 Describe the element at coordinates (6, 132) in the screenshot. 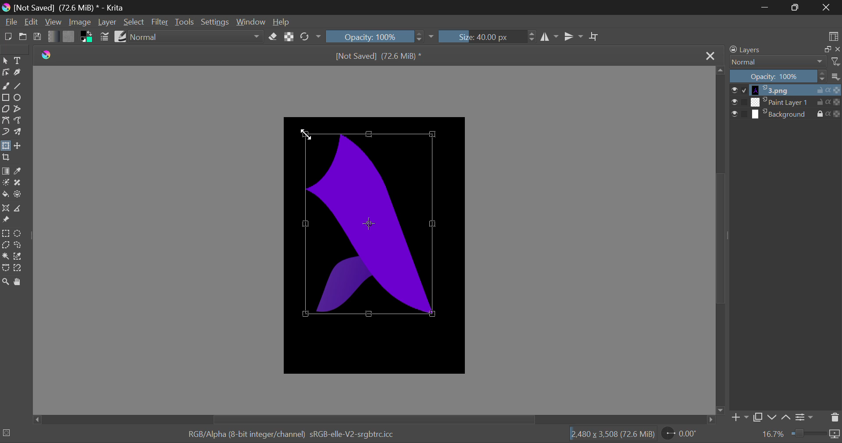

I see `Dynamic Brush Tool` at that location.